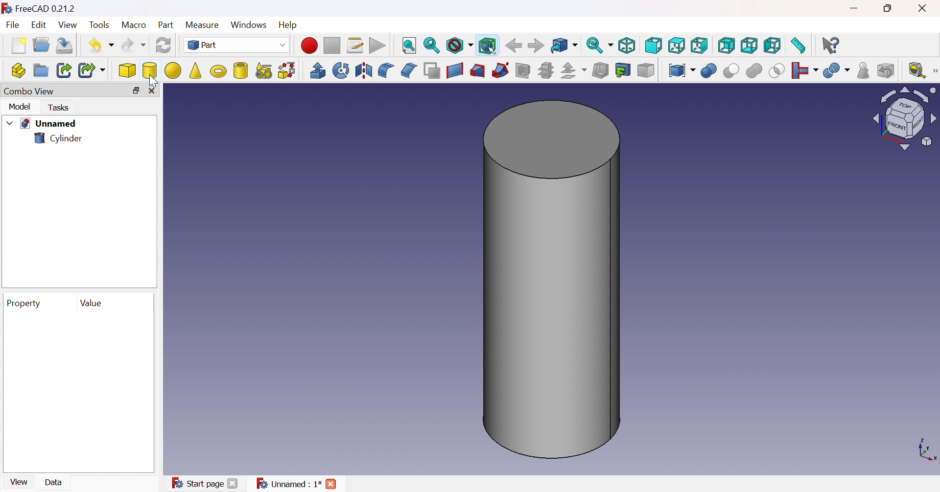 This screenshot has width=940, height=492. I want to click on Open..., so click(41, 45).